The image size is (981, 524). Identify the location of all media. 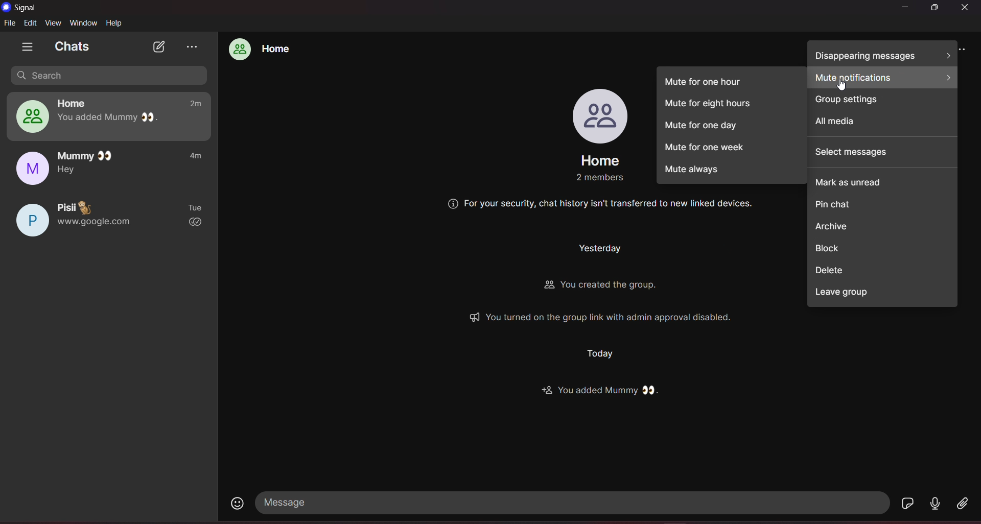
(883, 127).